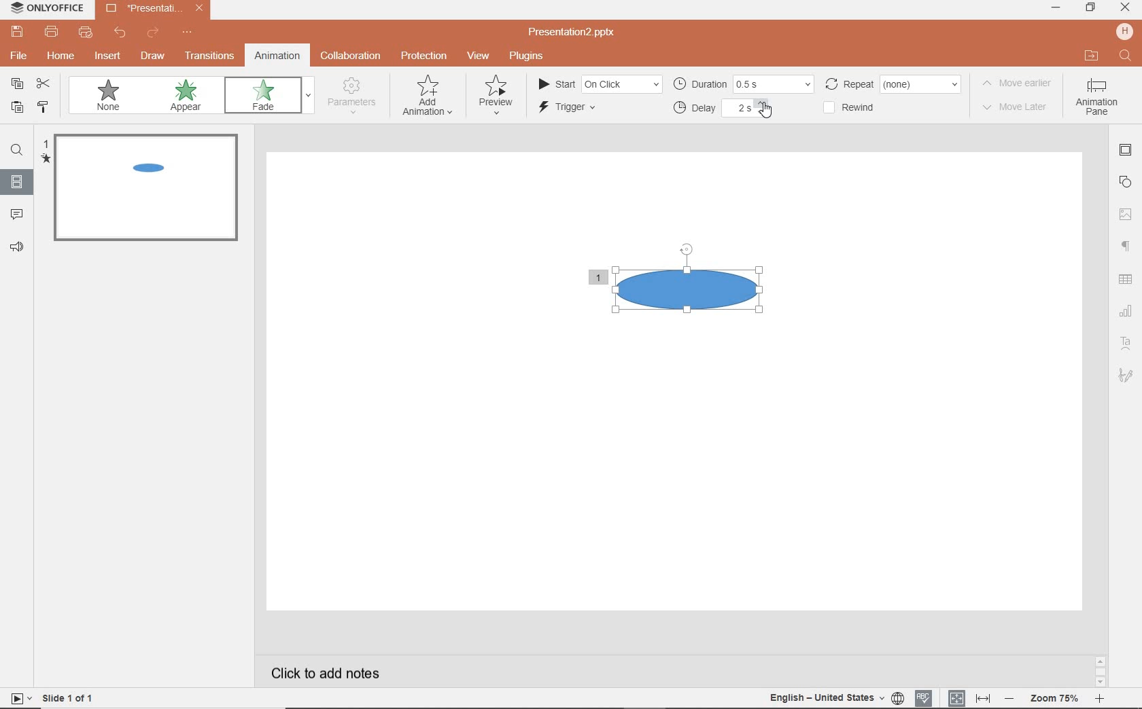 The height and width of the screenshot is (709, 1142). Describe the element at coordinates (1054, 9) in the screenshot. I see `MINIMIZE` at that location.